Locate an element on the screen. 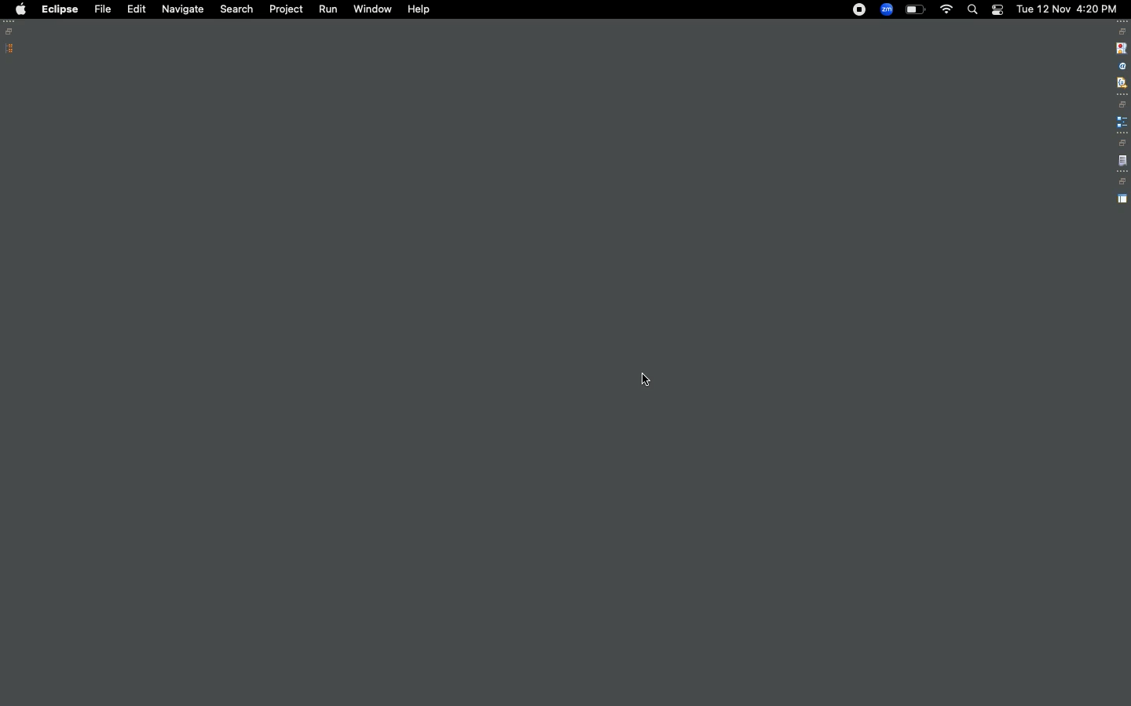 This screenshot has width=1131, height=706. help is located at coordinates (419, 9).